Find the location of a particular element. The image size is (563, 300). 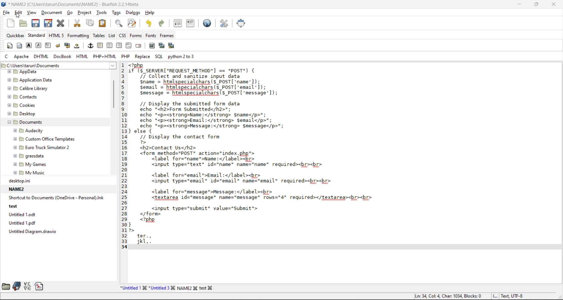

break and clear is located at coordinates (68, 46).